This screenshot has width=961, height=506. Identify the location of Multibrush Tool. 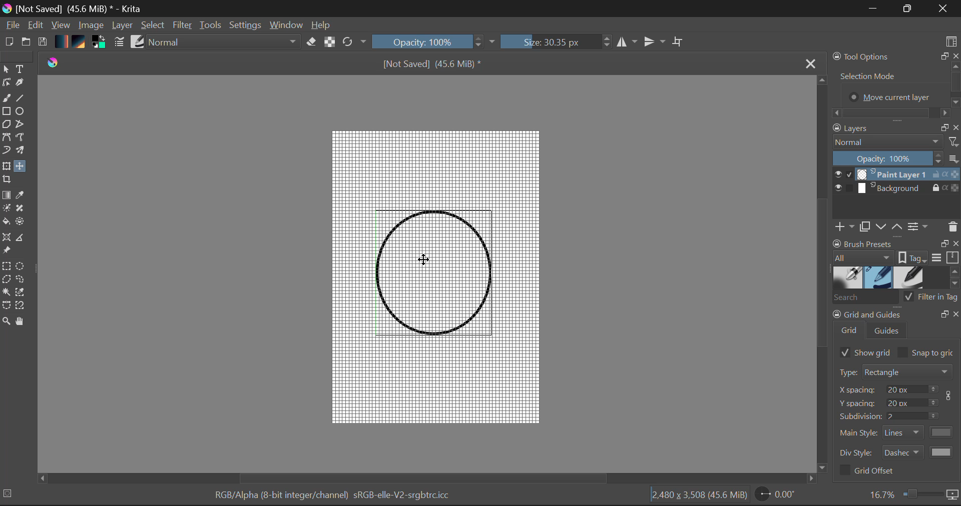
(24, 152).